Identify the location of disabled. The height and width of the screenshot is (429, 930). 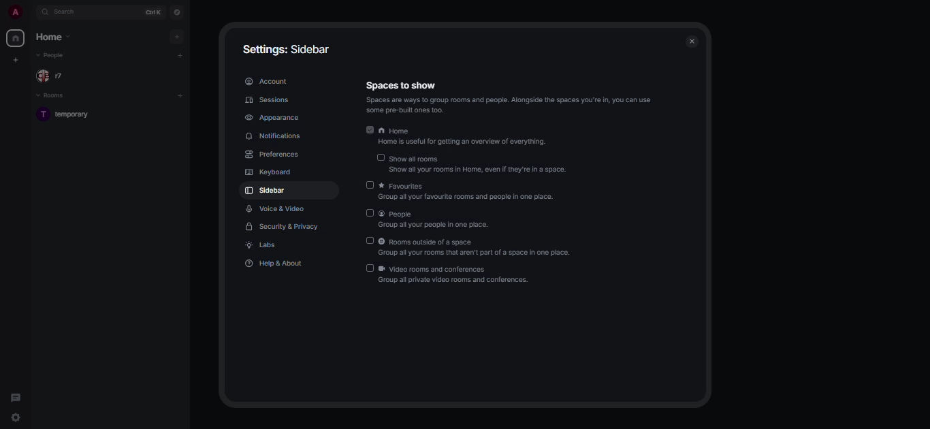
(370, 268).